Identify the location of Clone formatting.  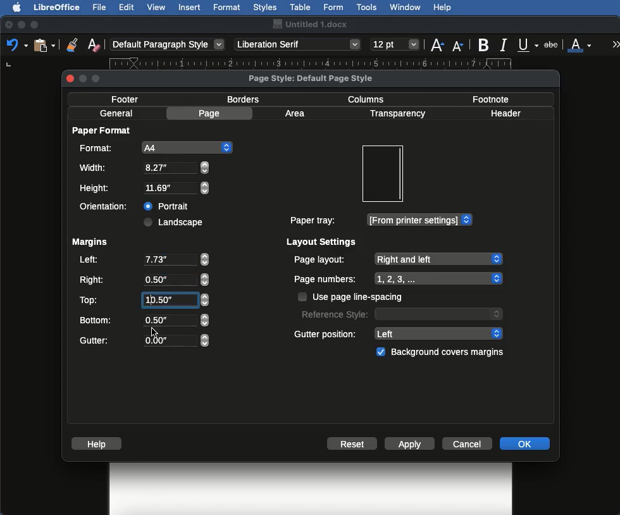
(72, 44).